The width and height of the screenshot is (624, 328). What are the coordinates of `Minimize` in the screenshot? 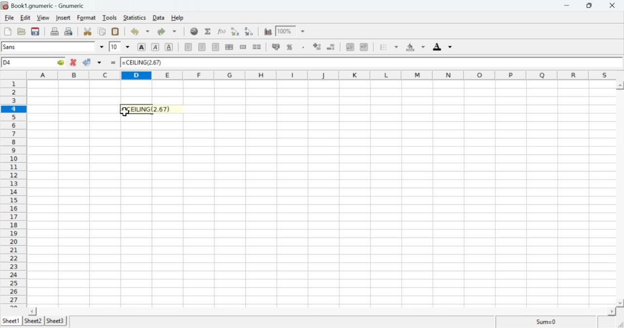 It's located at (569, 6).